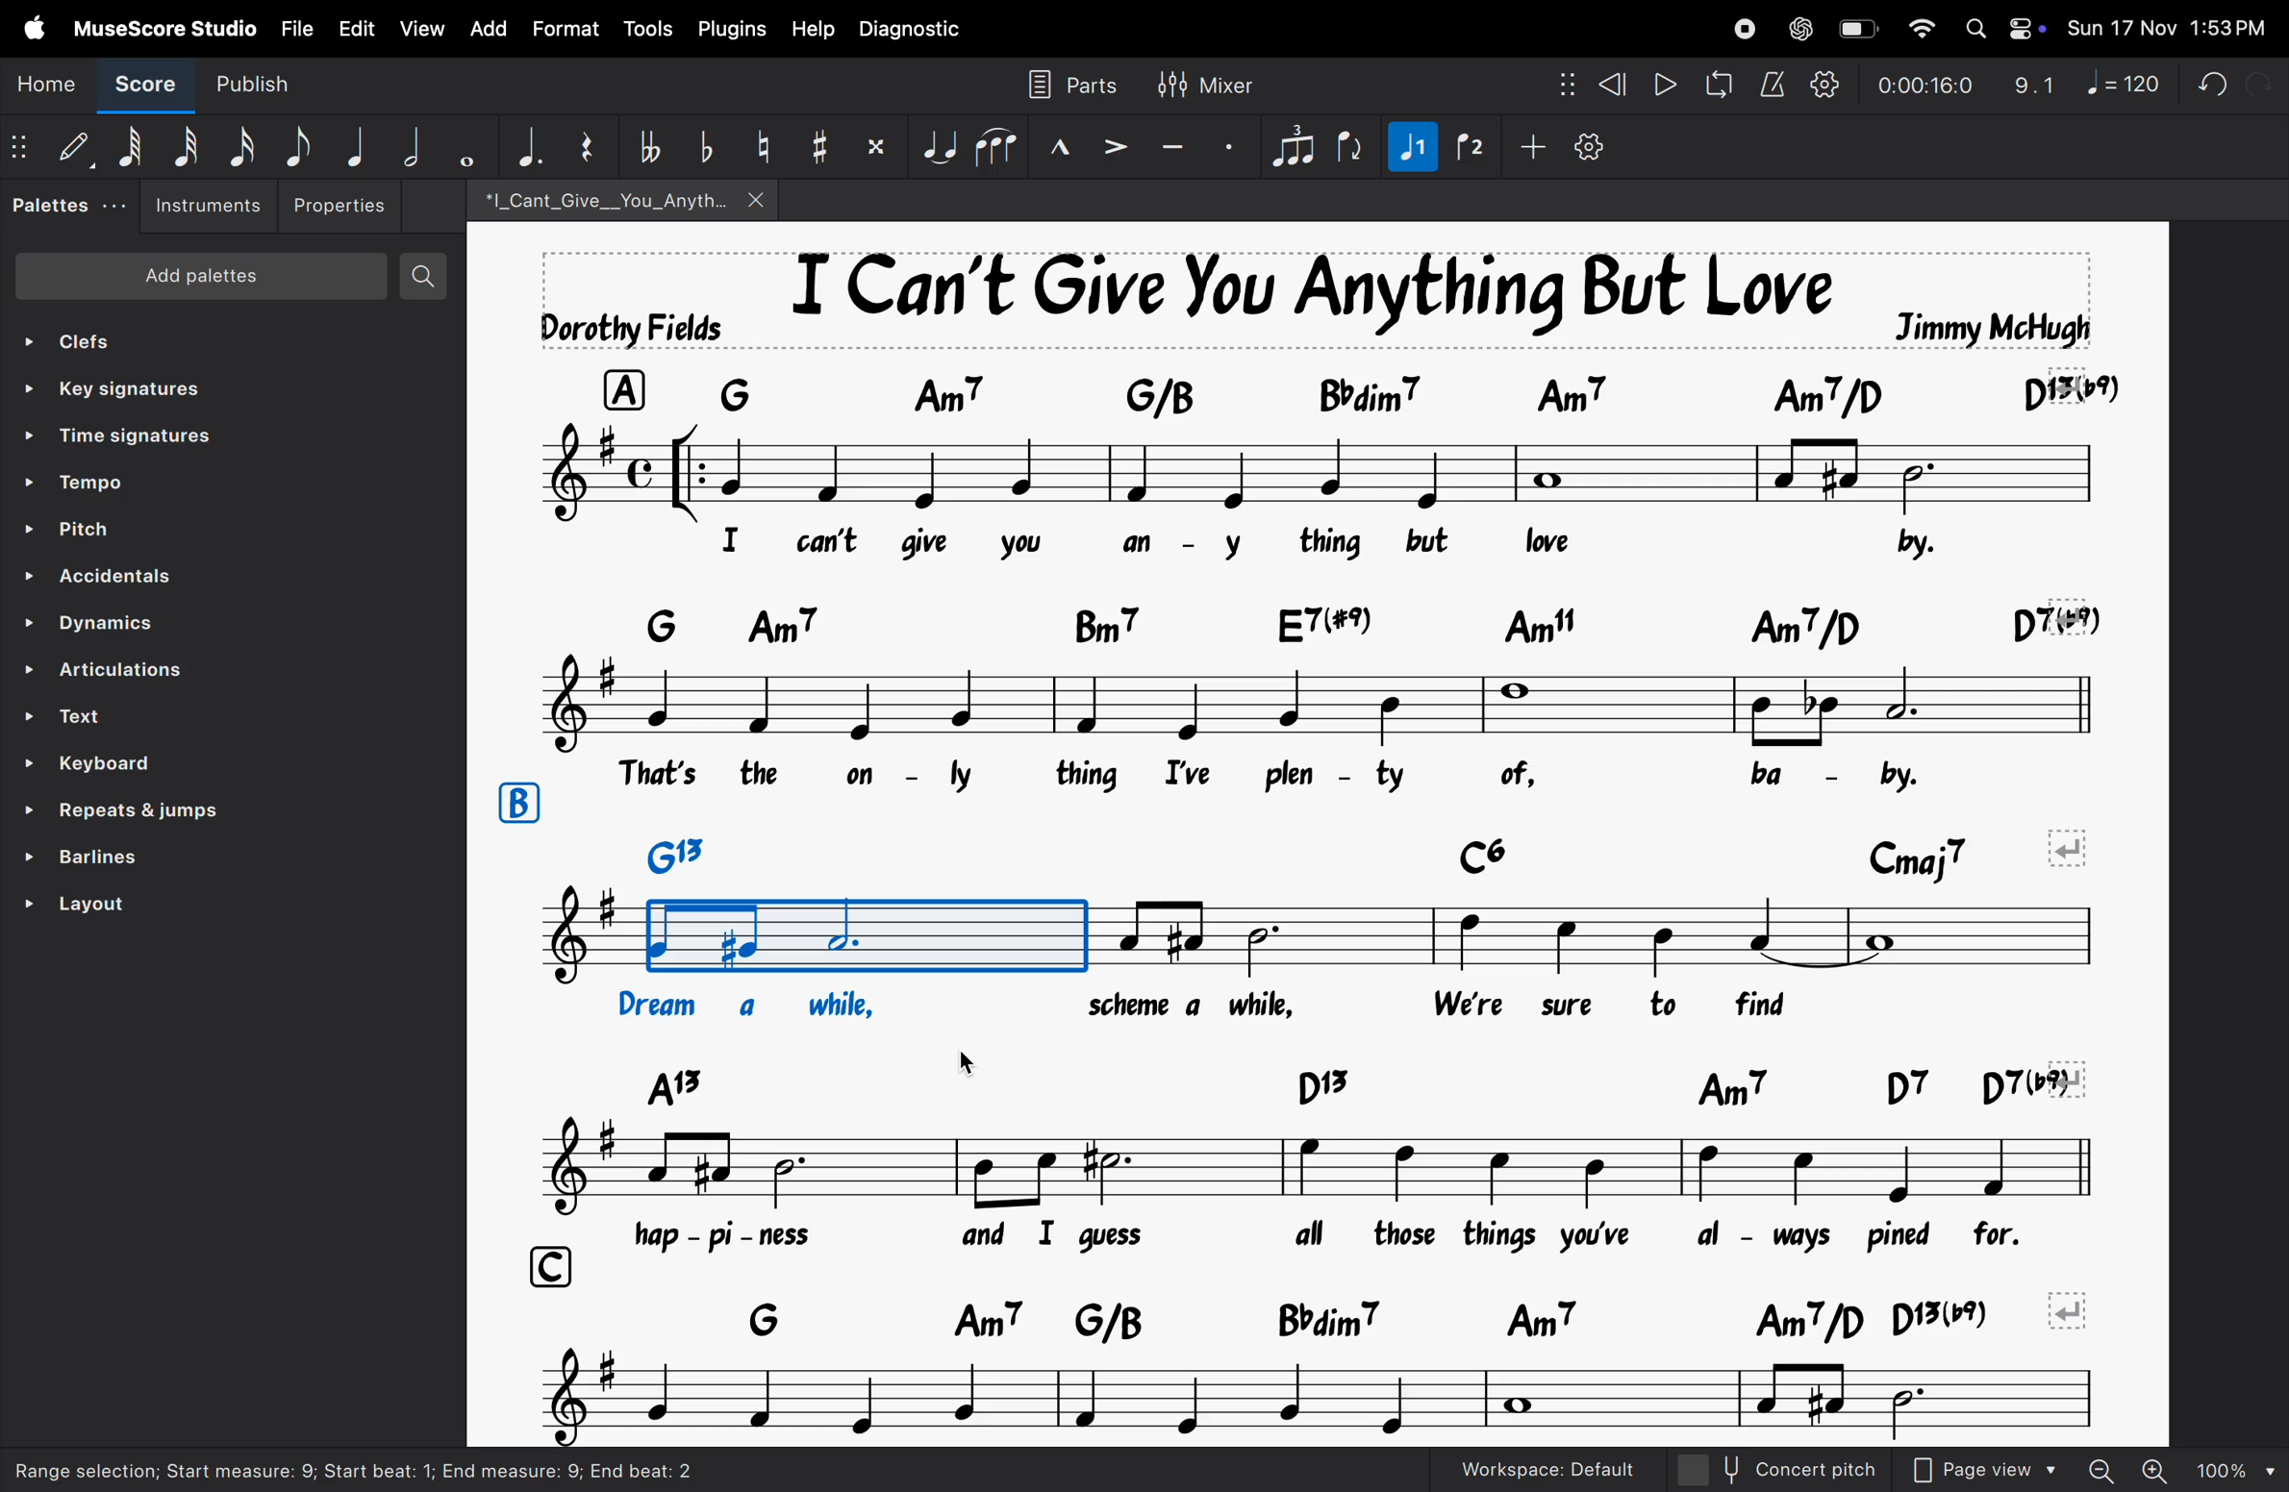 The image size is (2289, 1492). What do you see at coordinates (1810, 1468) in the screenshot?
I see `concept pitch` at bounding box center [1810, 1468].